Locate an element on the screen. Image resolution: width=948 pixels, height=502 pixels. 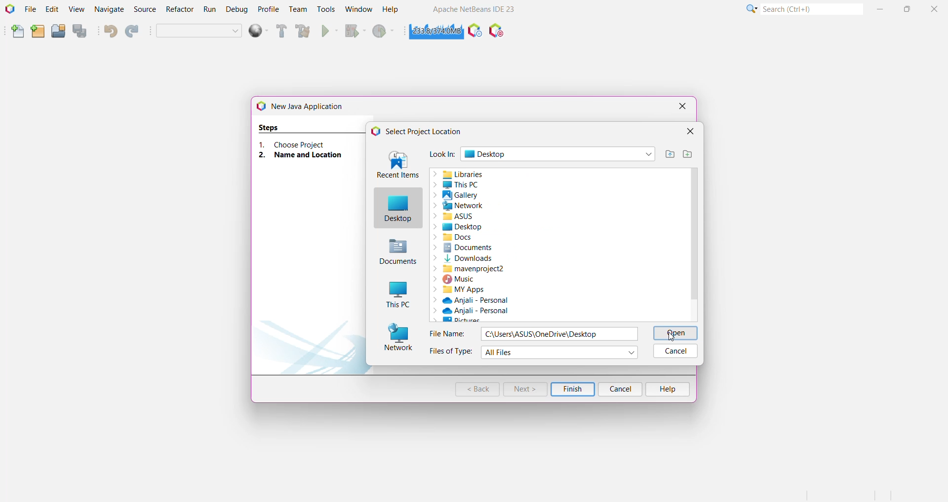
Redo is located at coordinates (132, 31).